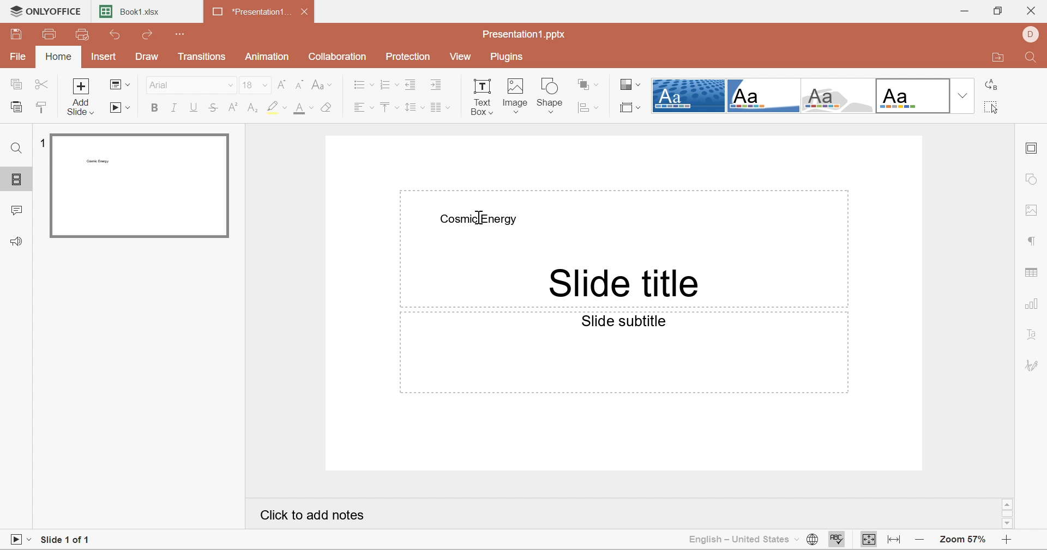 The width and height of the screenshot is (1047, 550). What do you see at coordinates (962, 94) in the screenshot?
I see `Drop Down` at bounding box center [962, 94].